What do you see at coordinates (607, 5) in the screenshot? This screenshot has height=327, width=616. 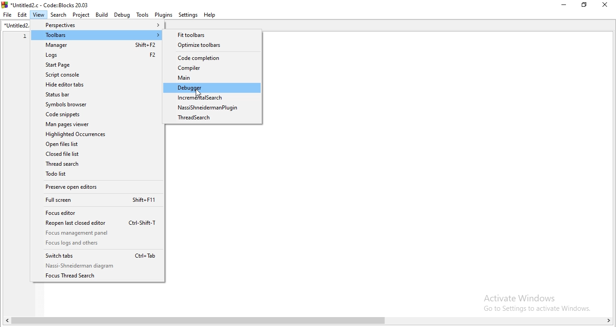 I see `close` at bounding box center [607, 5].